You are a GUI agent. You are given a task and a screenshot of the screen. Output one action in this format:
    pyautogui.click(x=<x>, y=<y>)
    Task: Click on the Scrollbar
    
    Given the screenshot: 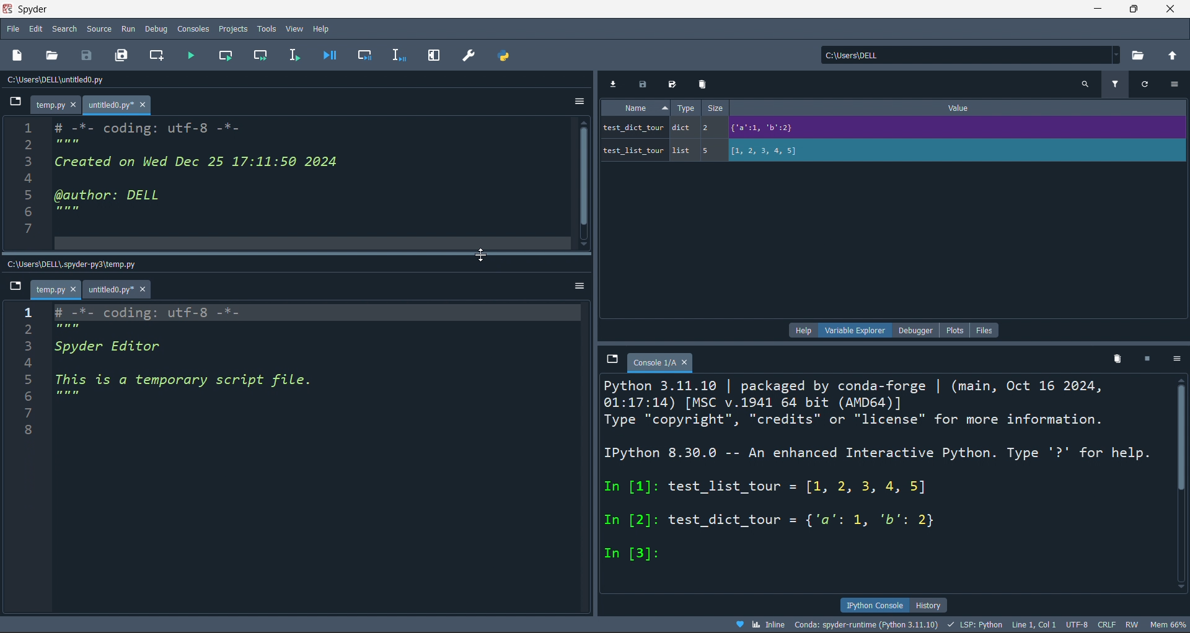 What is the action you would take?
    pyautogui.click(x=1183, y=478)
    